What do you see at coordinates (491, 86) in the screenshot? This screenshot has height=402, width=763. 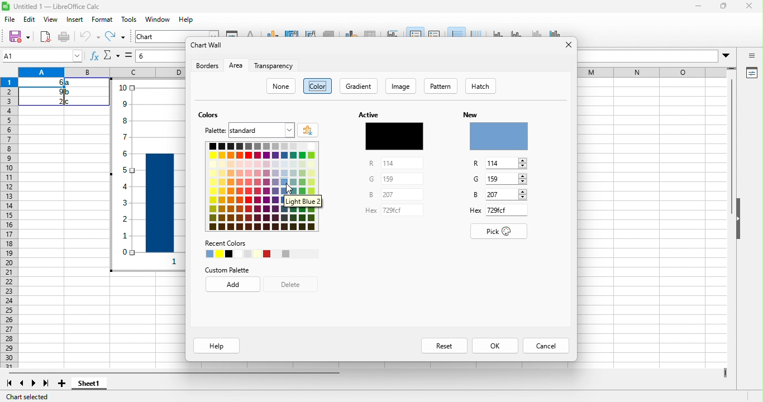 I see `hatch` at bounding box center [491, 86].